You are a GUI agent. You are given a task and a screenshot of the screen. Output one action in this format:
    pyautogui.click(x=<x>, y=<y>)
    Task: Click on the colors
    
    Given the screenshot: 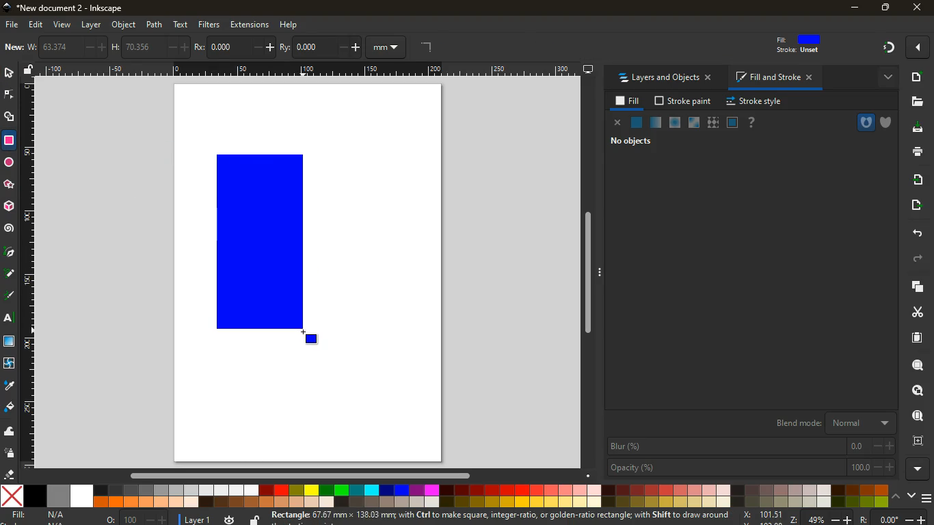 What is the action you would take?
    pyautogui.click(x=444, y=496)
    